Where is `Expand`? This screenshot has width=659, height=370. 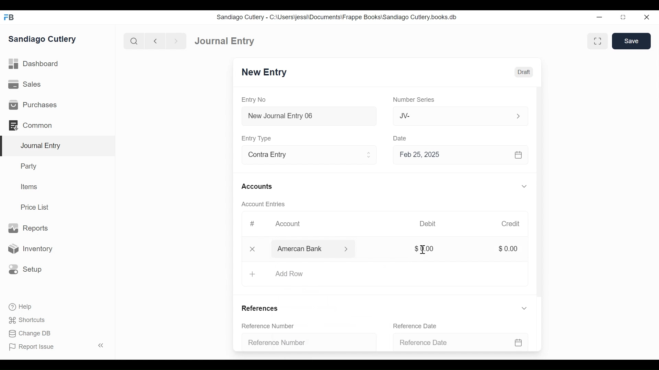
Expand is located at coordinates (525, 187).